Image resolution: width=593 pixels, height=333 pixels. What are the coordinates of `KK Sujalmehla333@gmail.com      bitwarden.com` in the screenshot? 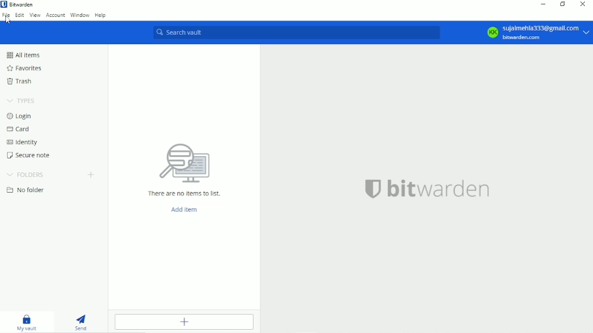 It's located at (538, 33).